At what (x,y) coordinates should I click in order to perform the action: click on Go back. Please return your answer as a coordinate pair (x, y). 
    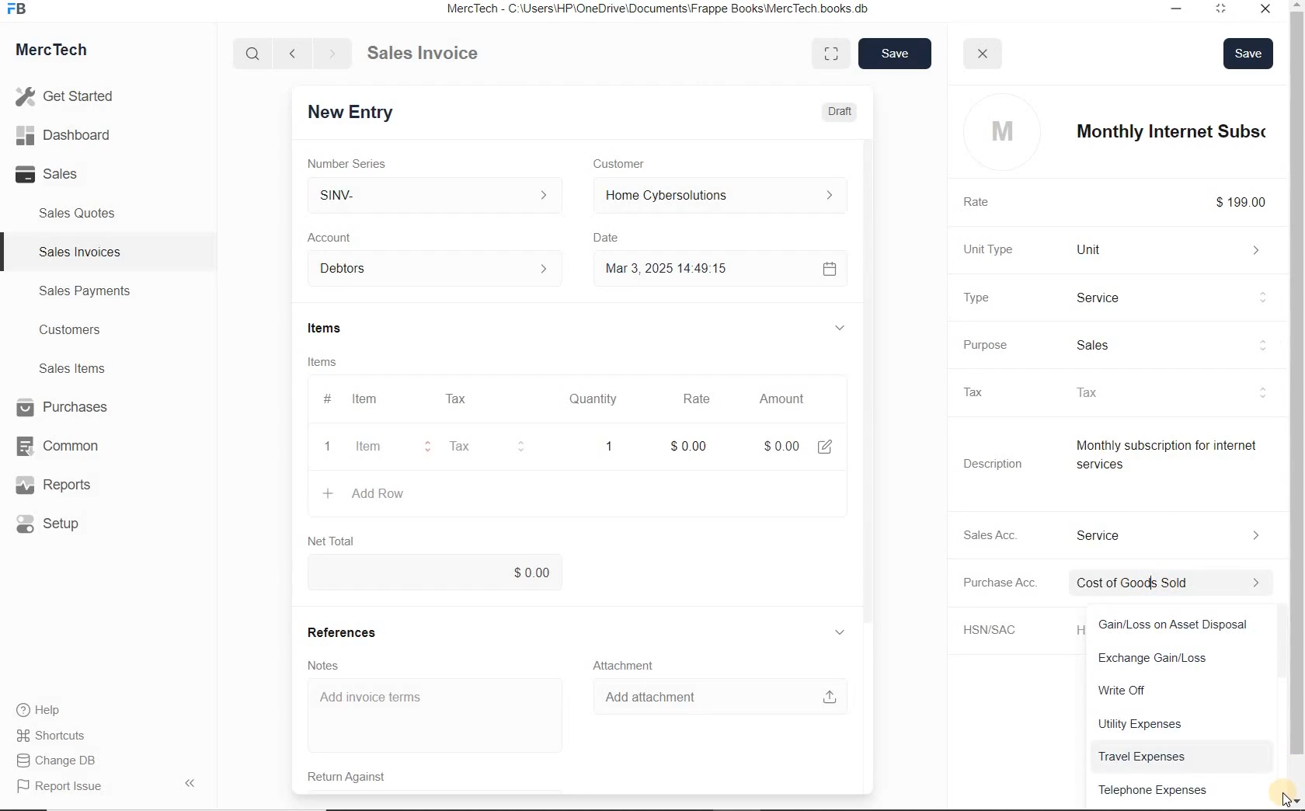
    Looking at the image, I should click on (294, 54).